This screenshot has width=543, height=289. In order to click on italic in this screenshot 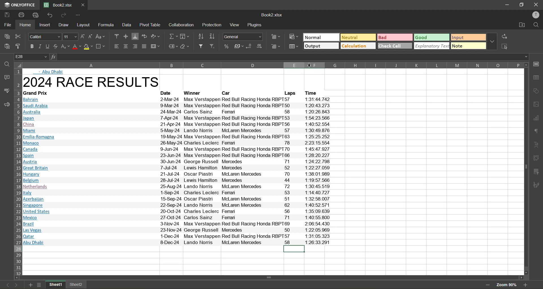, I will do `click(40, 46)`.